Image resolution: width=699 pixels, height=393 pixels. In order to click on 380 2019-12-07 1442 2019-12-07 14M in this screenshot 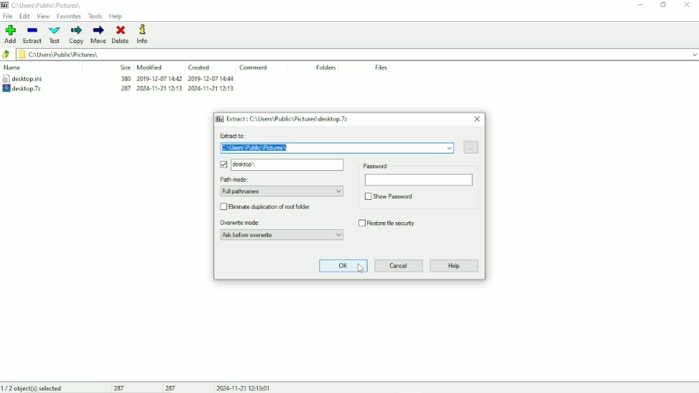, I will do `click(176, 79)`.